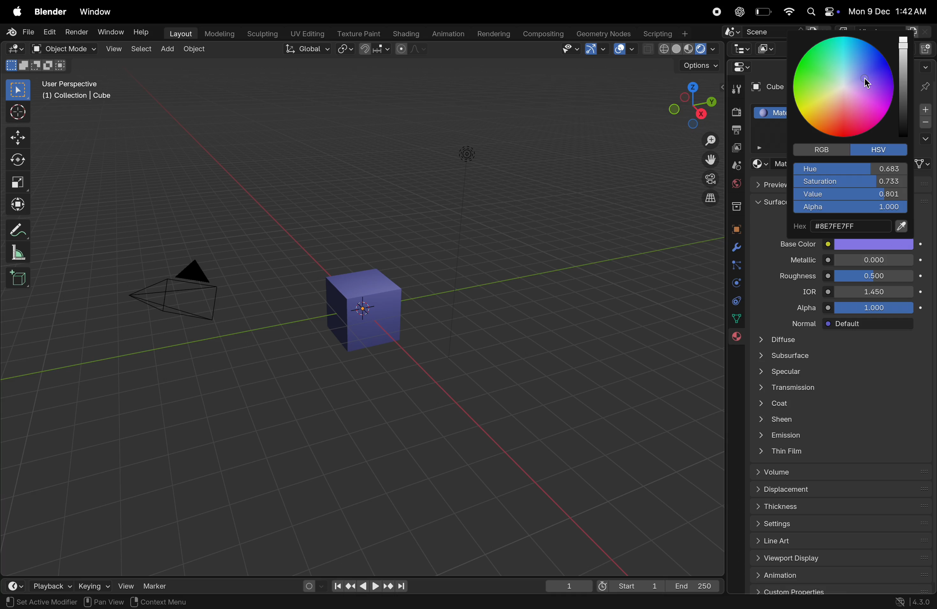 The width and height of the screenshot is (937, 609). Describe the element at coordinates (739, 67) in the screenshot. I see `editor type` at that location.